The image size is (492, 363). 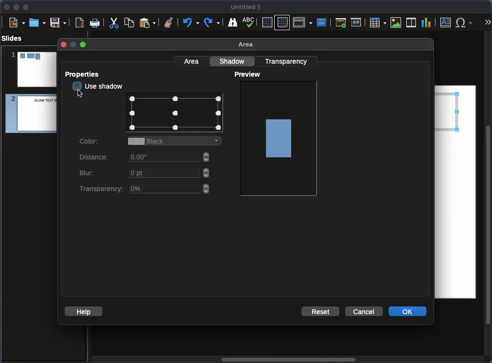 What do you see at coordinates (246, 7) in the screenshot?
I see `Name` at bounding box center [246, 7].